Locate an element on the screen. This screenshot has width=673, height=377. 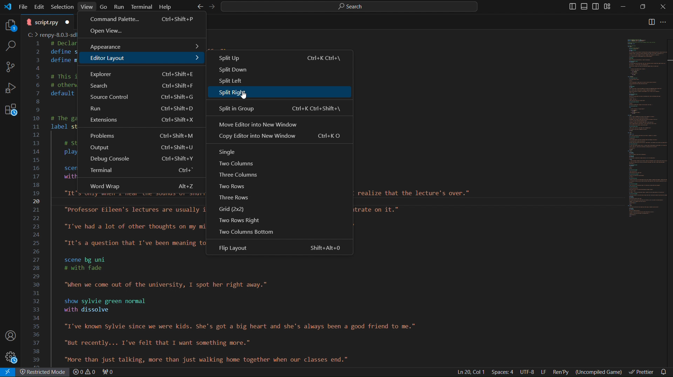
Ren'Py is located at coordinates (562, 371).